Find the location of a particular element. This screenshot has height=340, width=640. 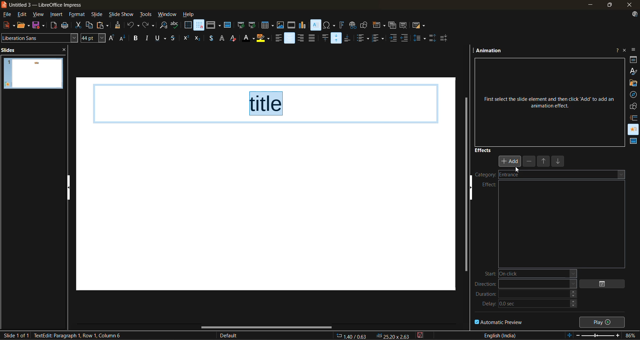

increase indent is located at coordinates (394, 38).